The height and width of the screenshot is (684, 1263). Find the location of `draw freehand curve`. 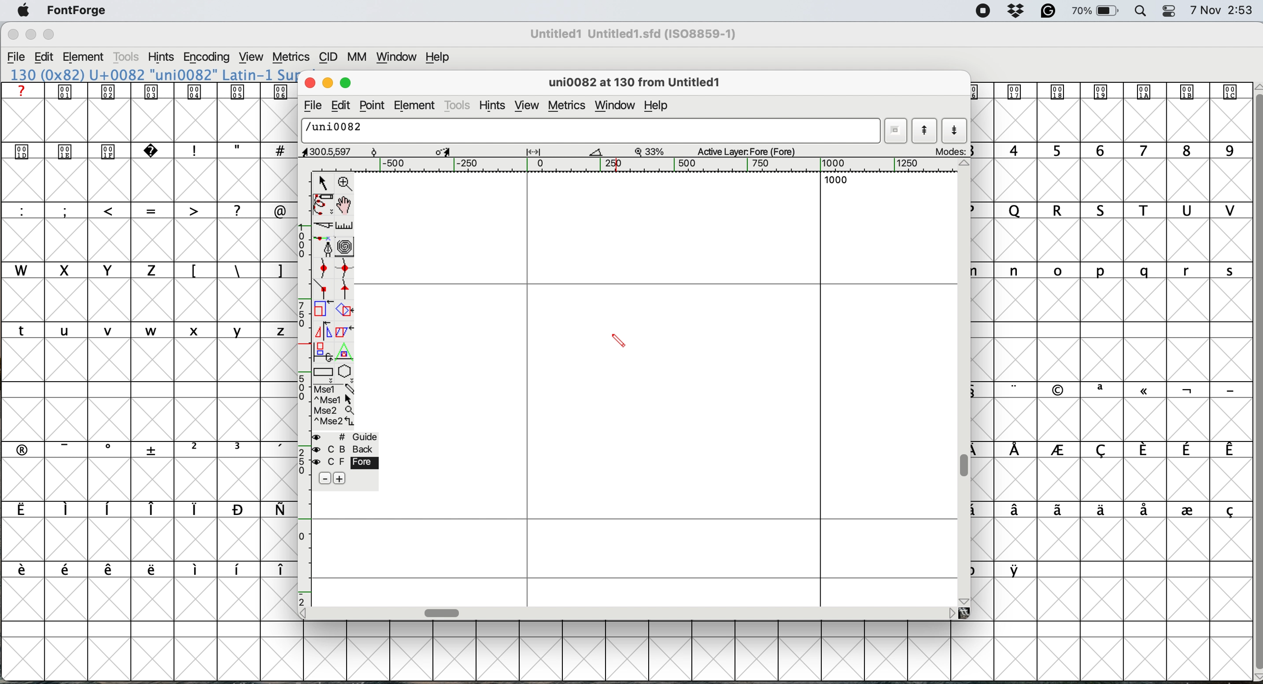

draw freehand curve is located at coordinates (322, 204).